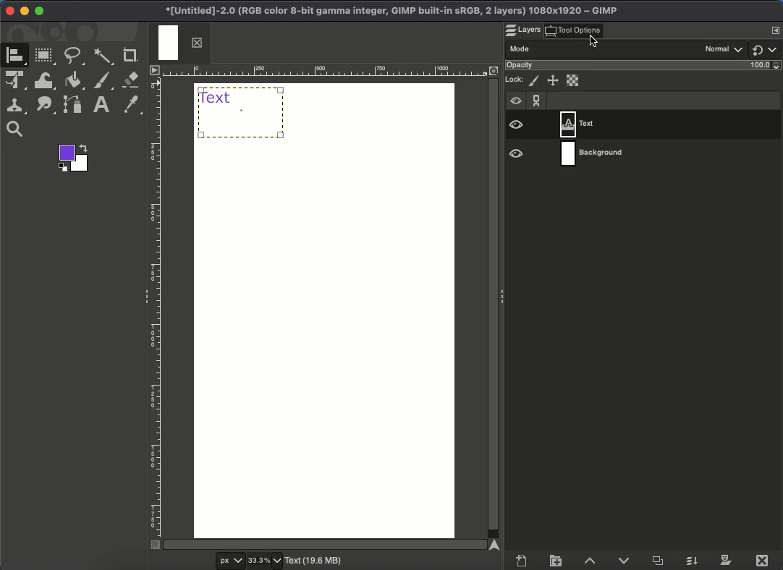 The height and width of the screenshot is (570, 783). What do you see at coordinates (583, 30) in the screenshot?
I see `Click tool options` at bounding box center [583, 30].